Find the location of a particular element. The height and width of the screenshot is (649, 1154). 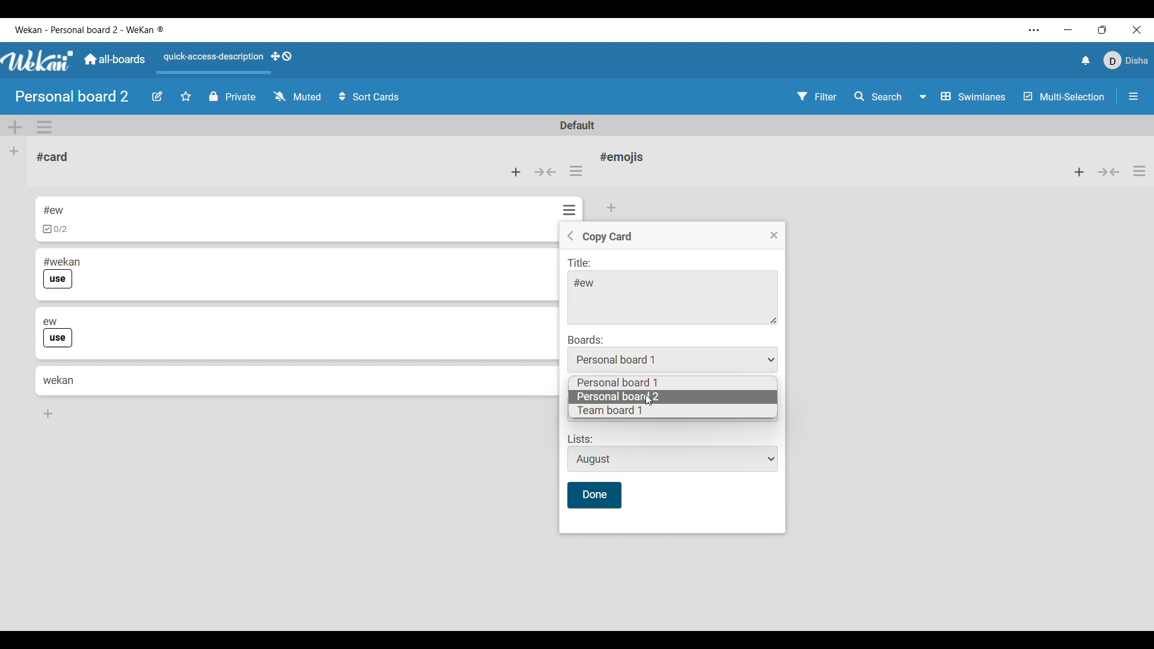

Indicates title is located at coordinates (581, 264).